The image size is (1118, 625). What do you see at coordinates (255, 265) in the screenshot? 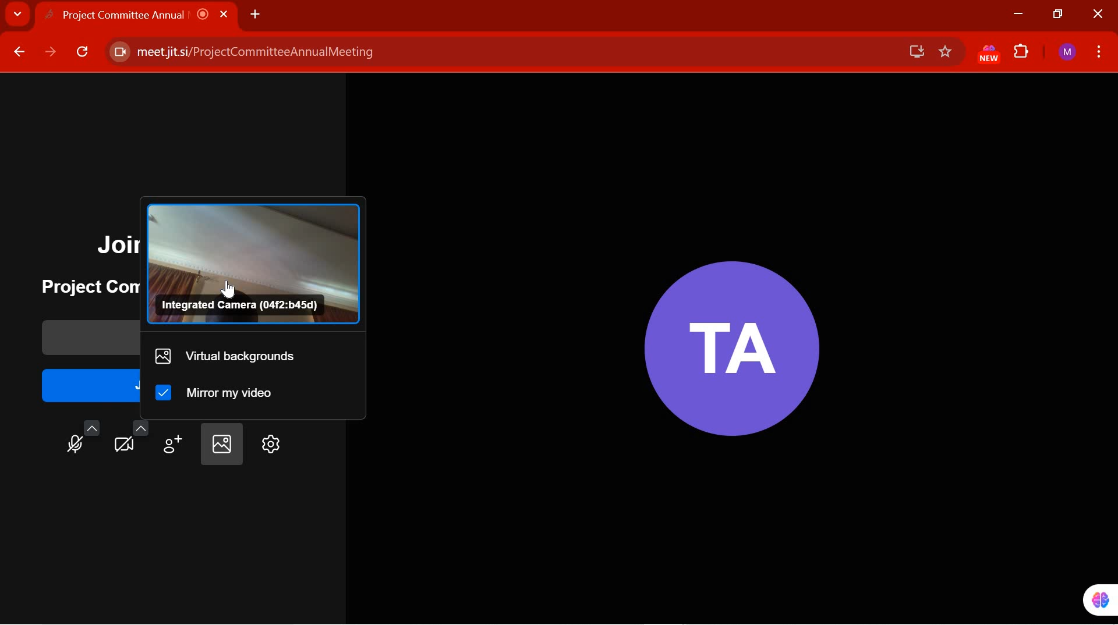
I see `Integrated Camera Preview(04f2:b45d)` at bounding box center [255, 265].